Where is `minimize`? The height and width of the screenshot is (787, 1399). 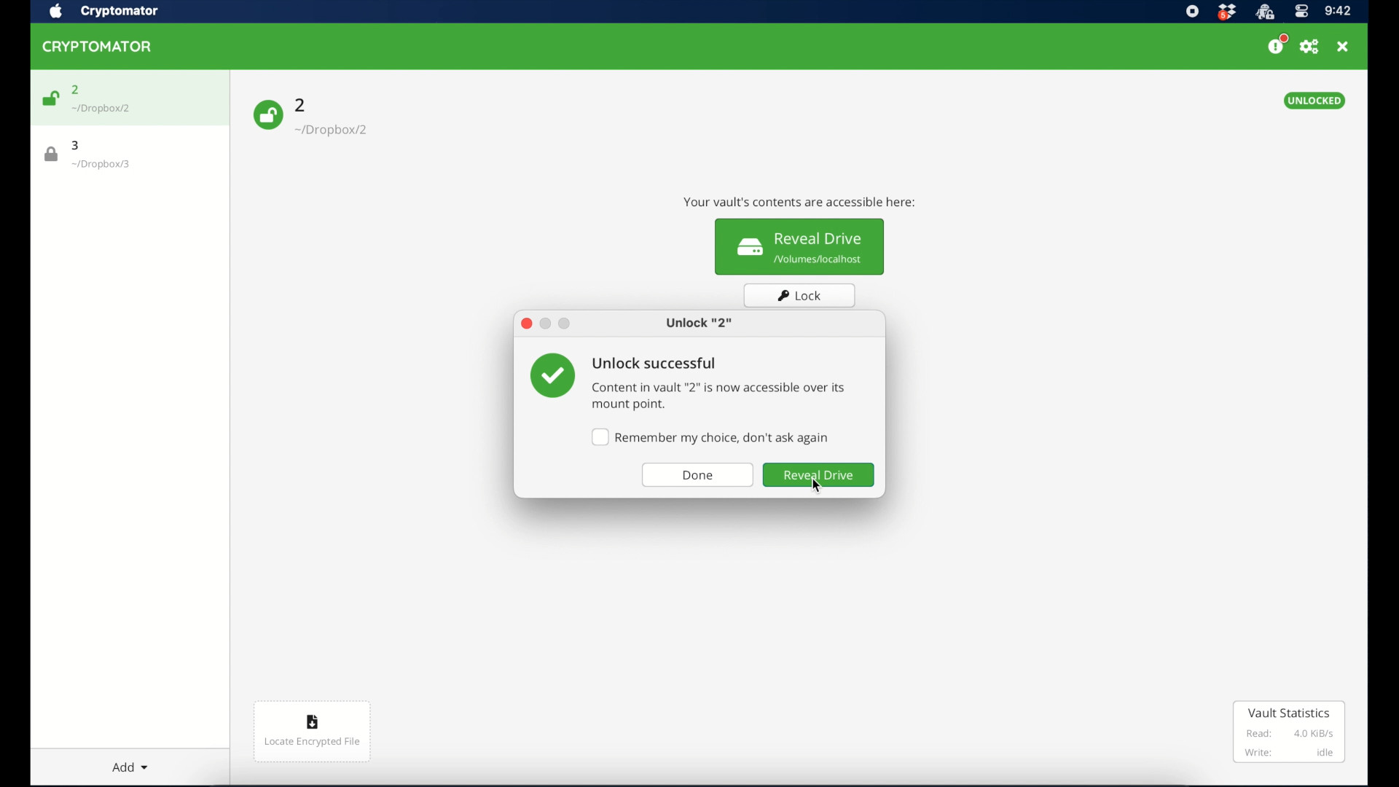 minimize is located at coordinates (546, 324).